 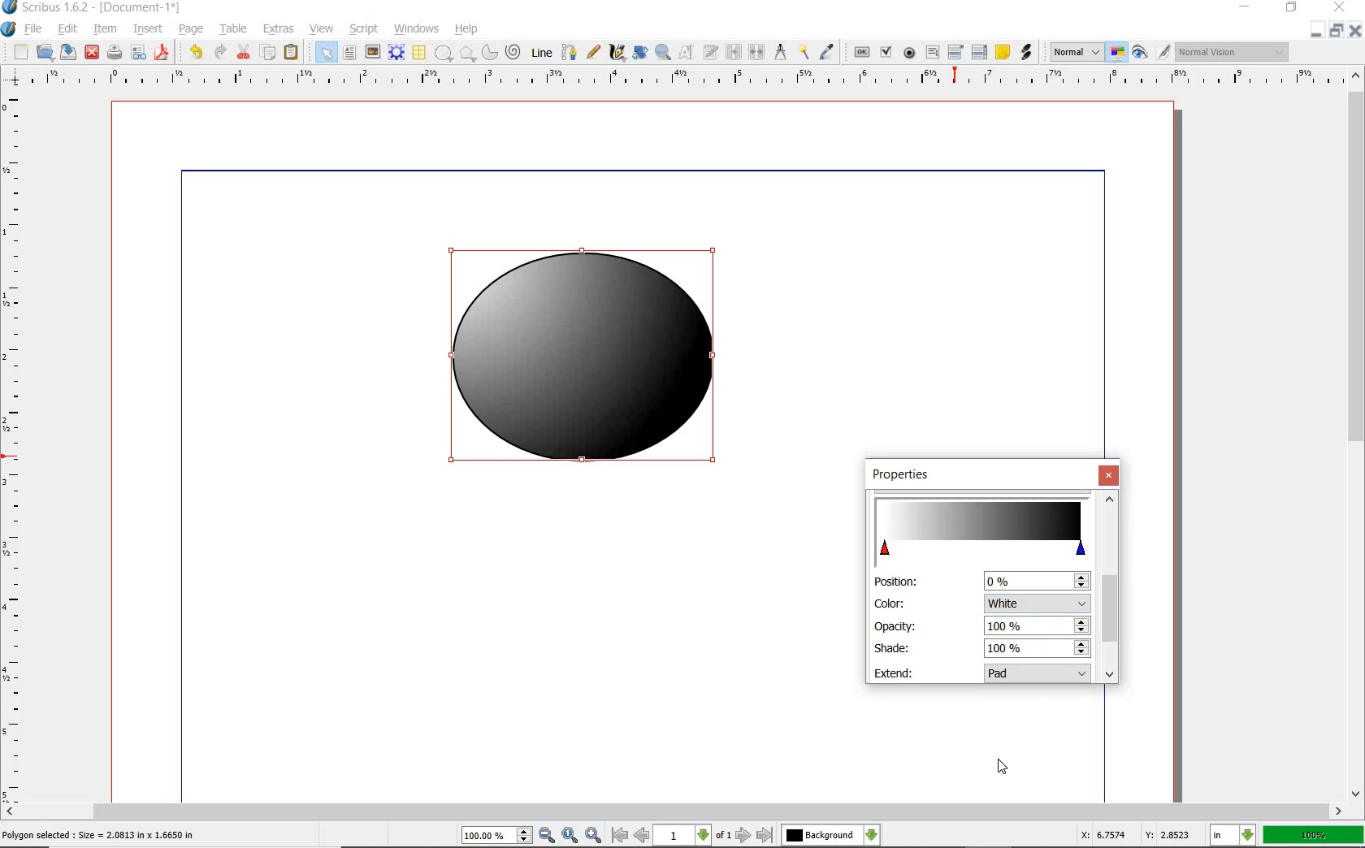 What do you see at coordinates (14, 450) in the screenshot?
I see `RULER` at bounding box center [14, 450].